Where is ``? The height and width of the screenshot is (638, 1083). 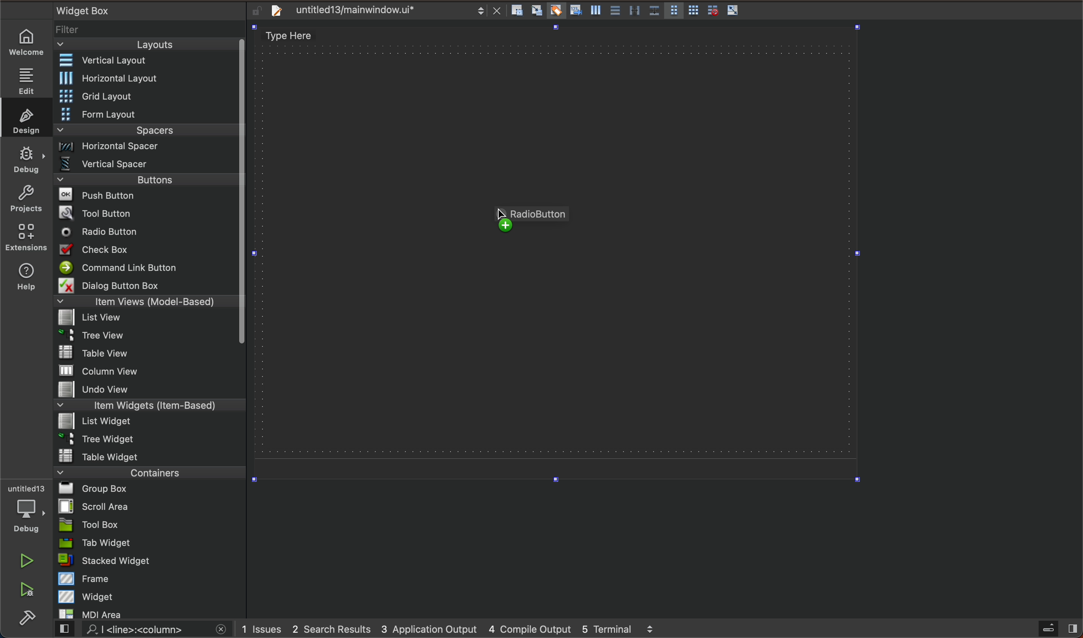  is located at coordinates (634, 11).